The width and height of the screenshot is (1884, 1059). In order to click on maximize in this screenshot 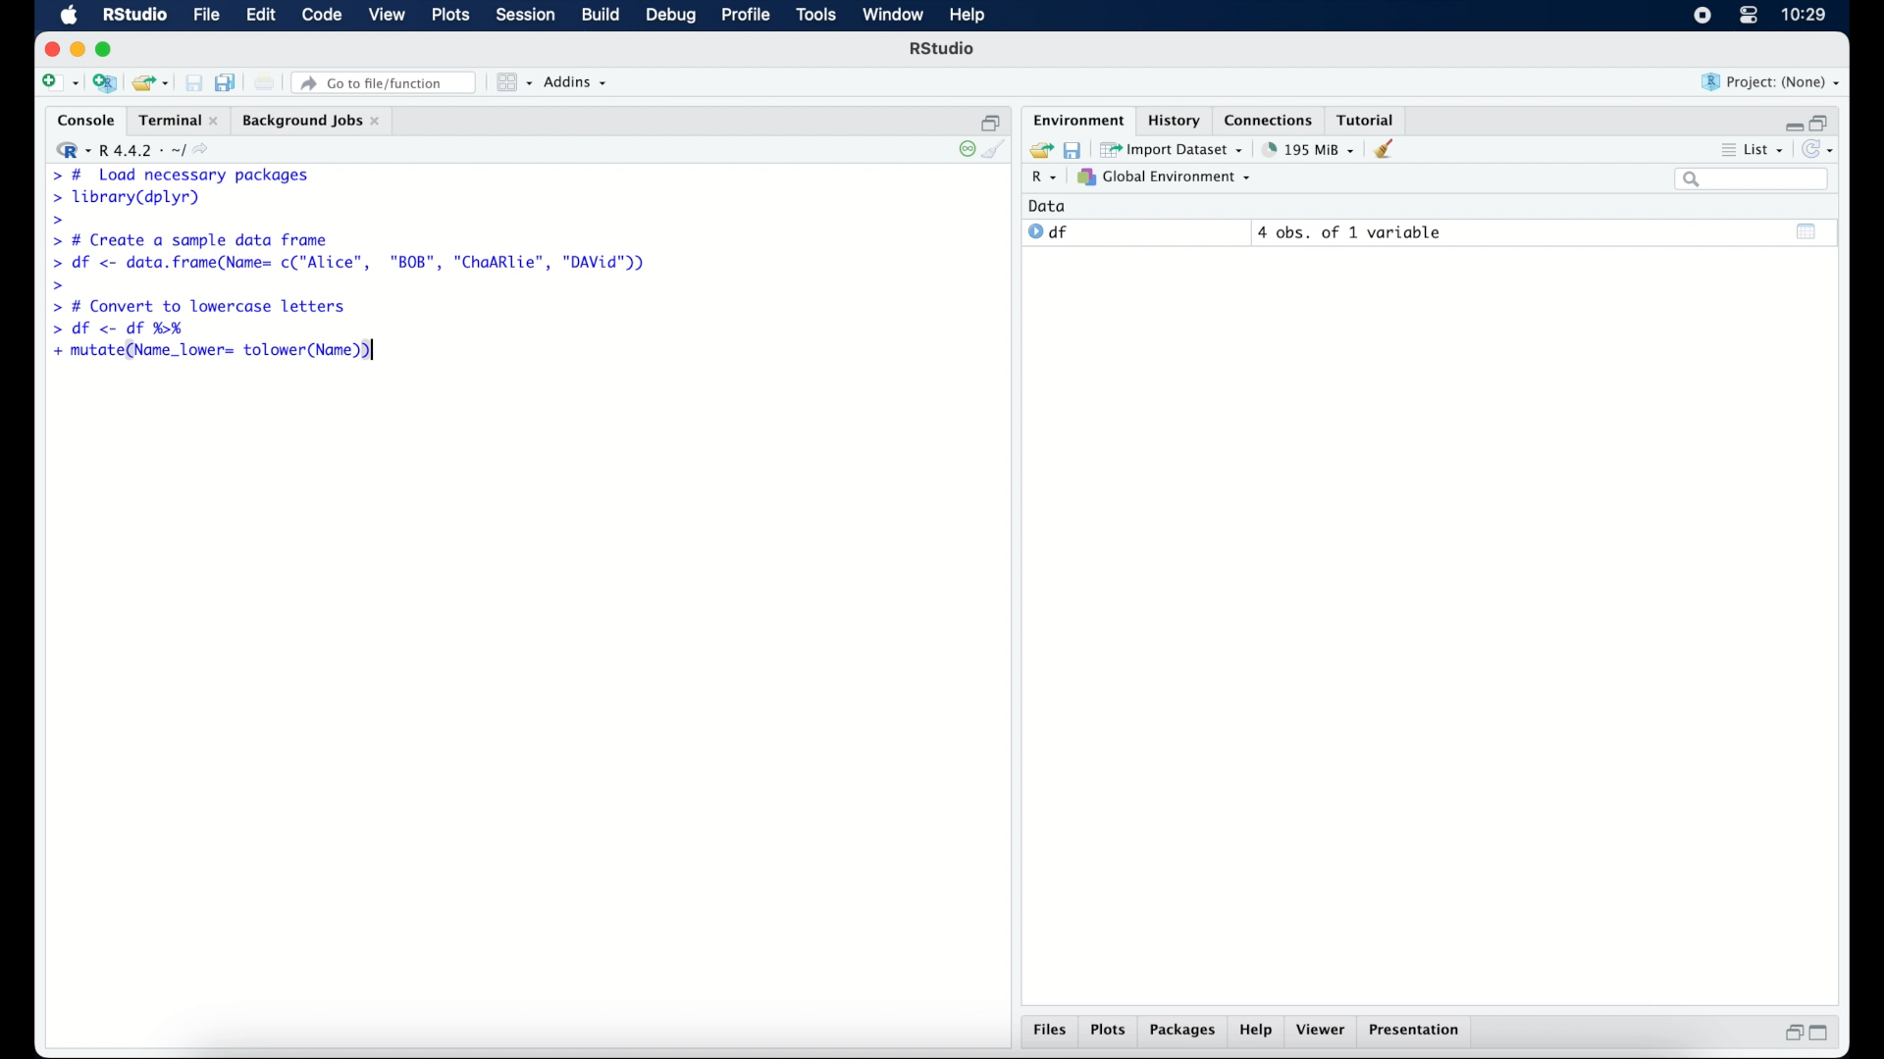, I will do `click(107, 49)`.